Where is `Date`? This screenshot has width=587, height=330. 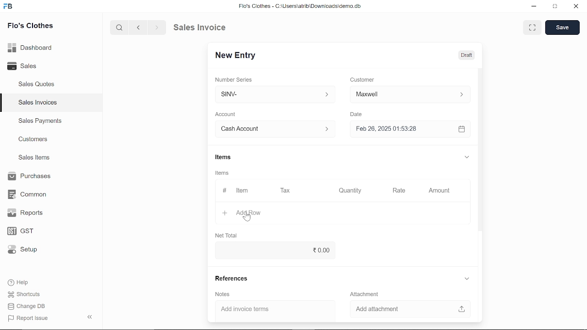
Date is located at coordinates (356, 115).